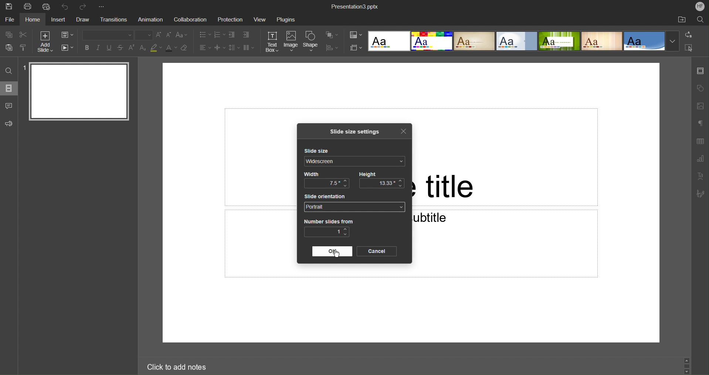  Describe the element at coordinates (116, 19) in the screenshot. I see `Transitions` at that location.